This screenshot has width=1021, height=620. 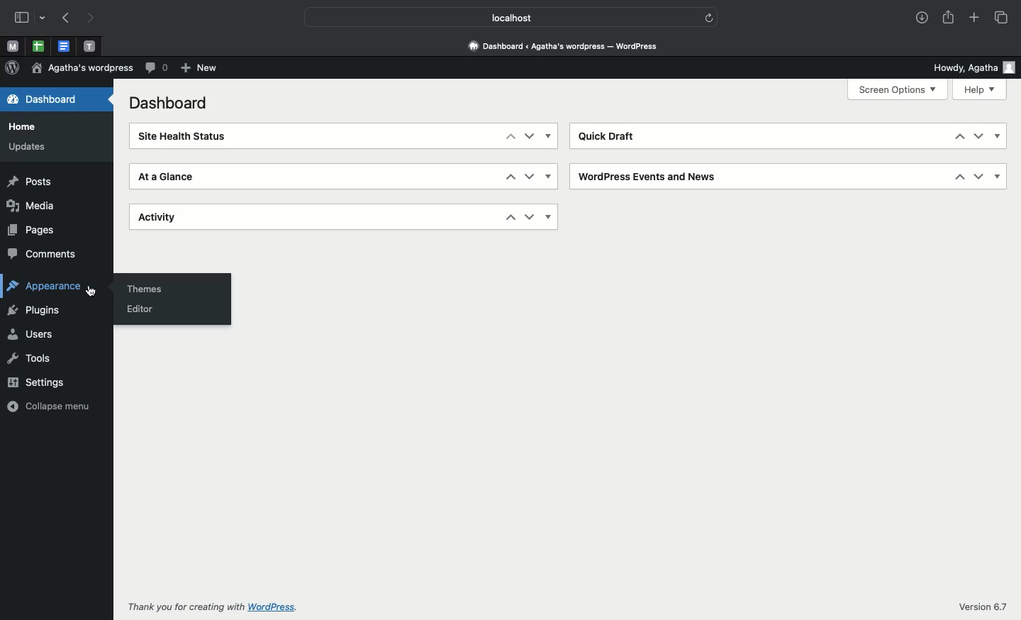 What do you see at coordinates (34, 311) in the screenshot?
I see `Plugins` at bounding box center [34, 311].